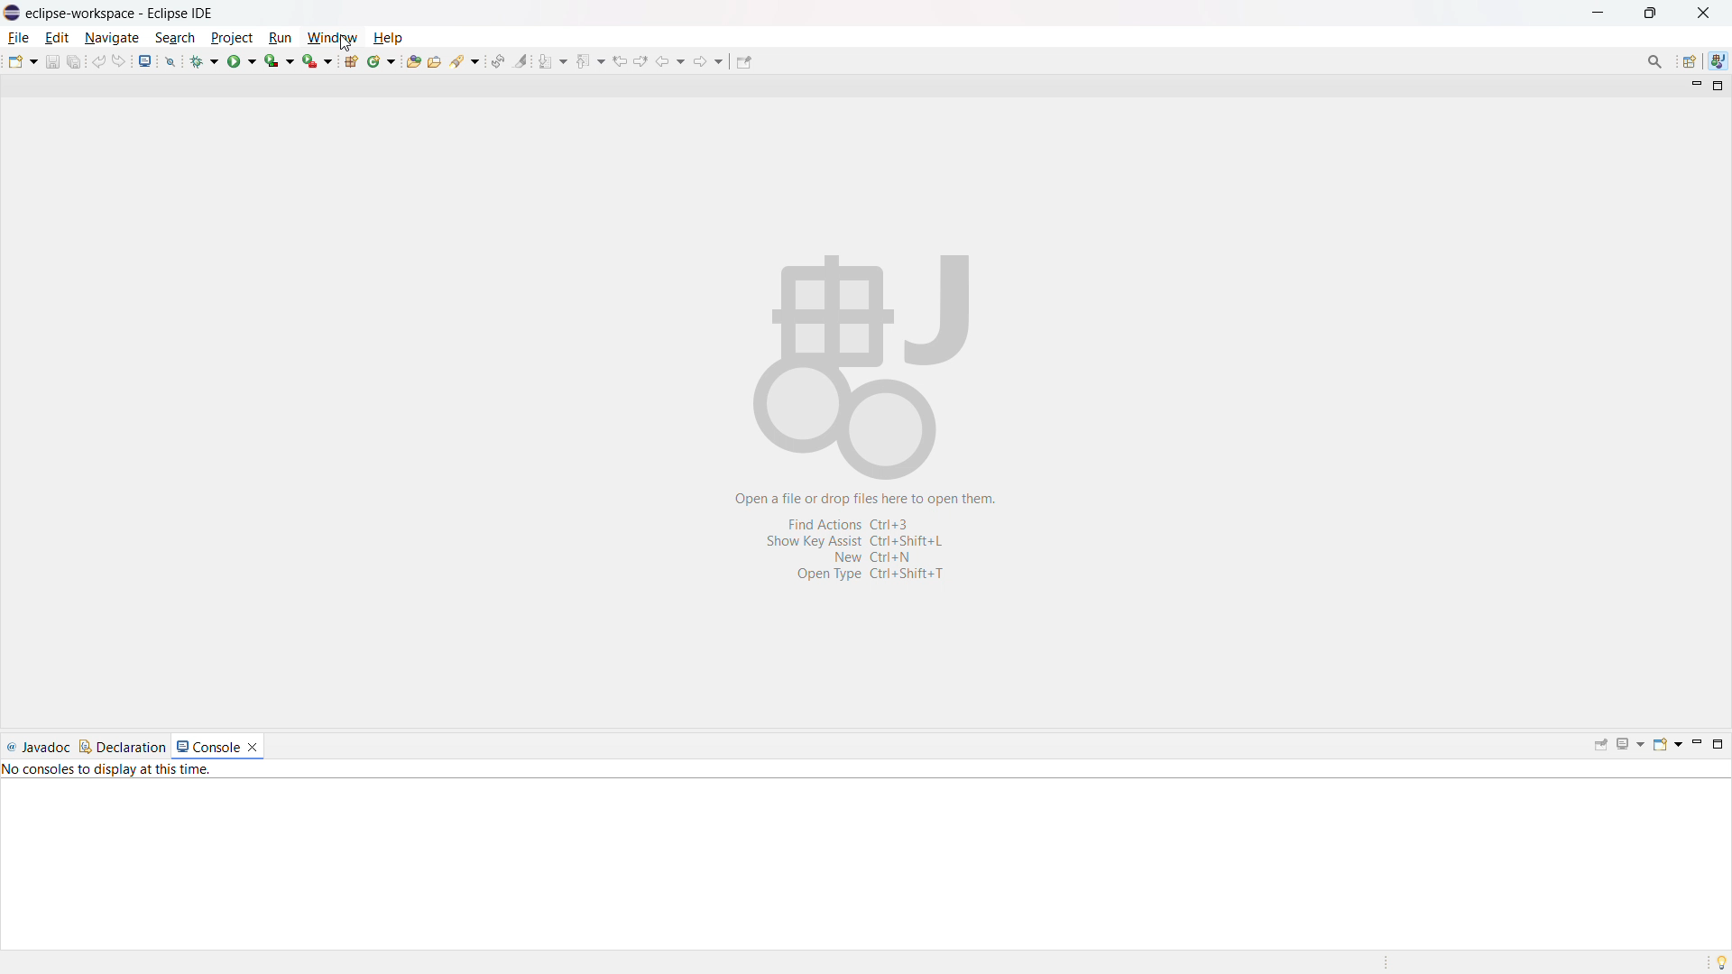 This screenshot has height=974, width=1732. What do you see at coordinates (522, 60) in the screenshot?
I see `toggle ant mark occurances` at bounding box center [522, 60].